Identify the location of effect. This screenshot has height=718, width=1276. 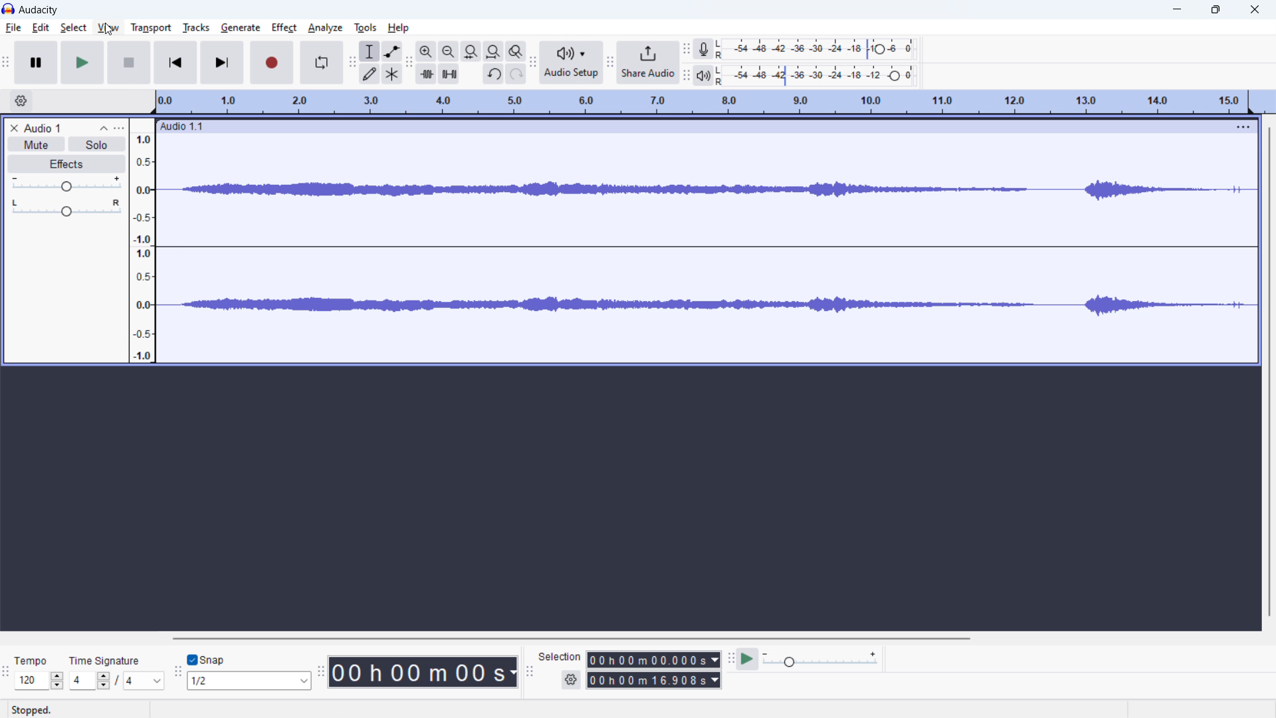
(284, 27).